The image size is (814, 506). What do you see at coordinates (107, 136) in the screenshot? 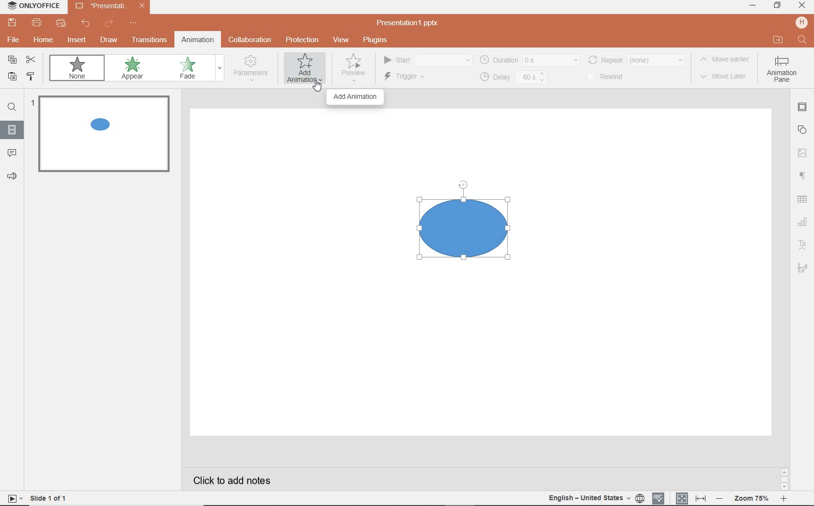
I see `slide1` at bounding box center [107, 136].